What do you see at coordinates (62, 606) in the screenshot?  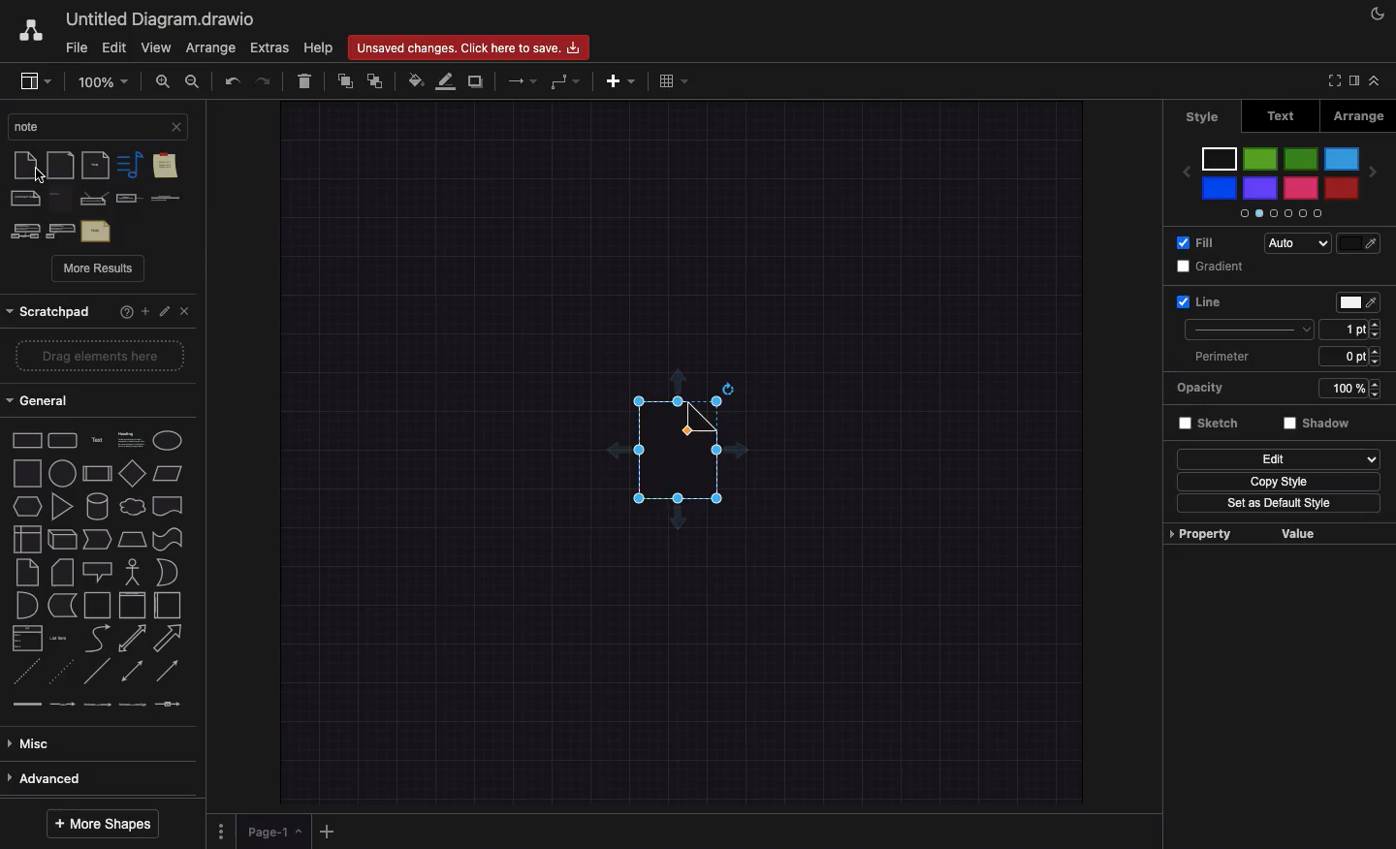 I see `data storage` at bounding box center [62, 606].